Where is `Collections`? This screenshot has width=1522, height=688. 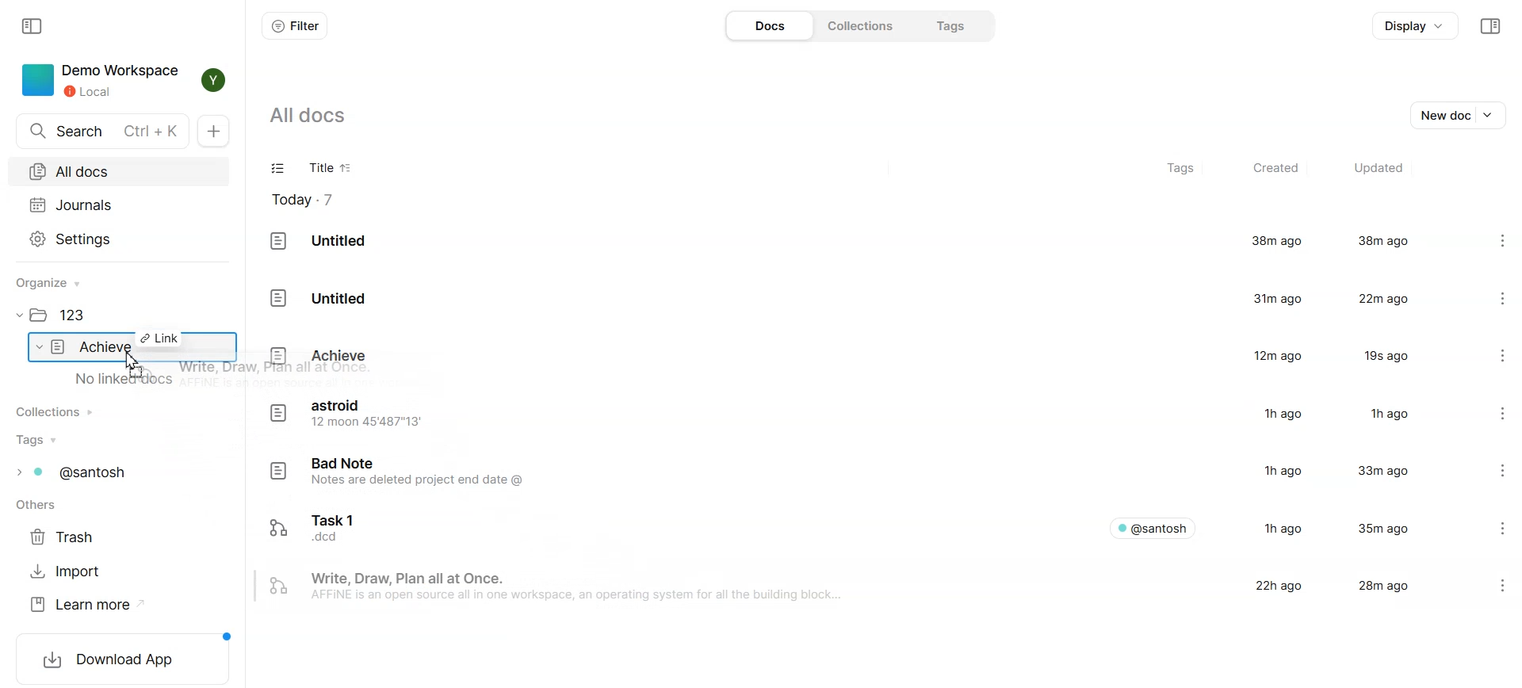
Collections is located at coordinates (858, 25).